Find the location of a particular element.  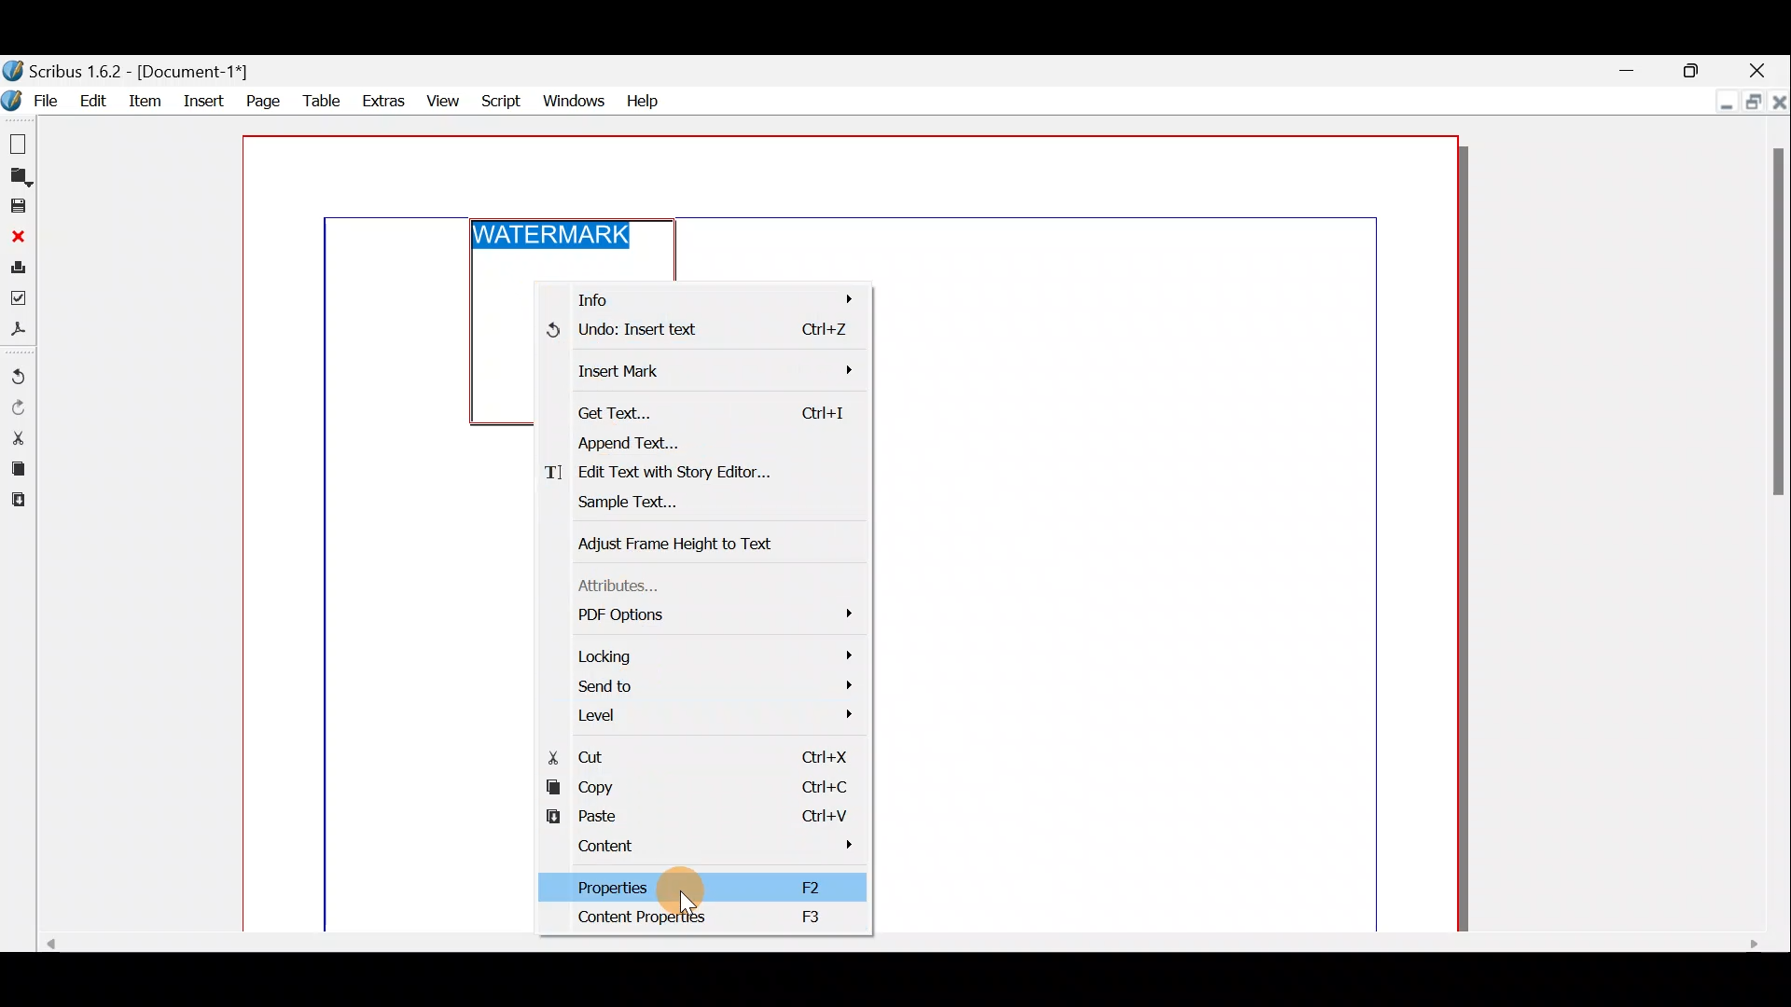

Content is located at coordinates (699, 849).